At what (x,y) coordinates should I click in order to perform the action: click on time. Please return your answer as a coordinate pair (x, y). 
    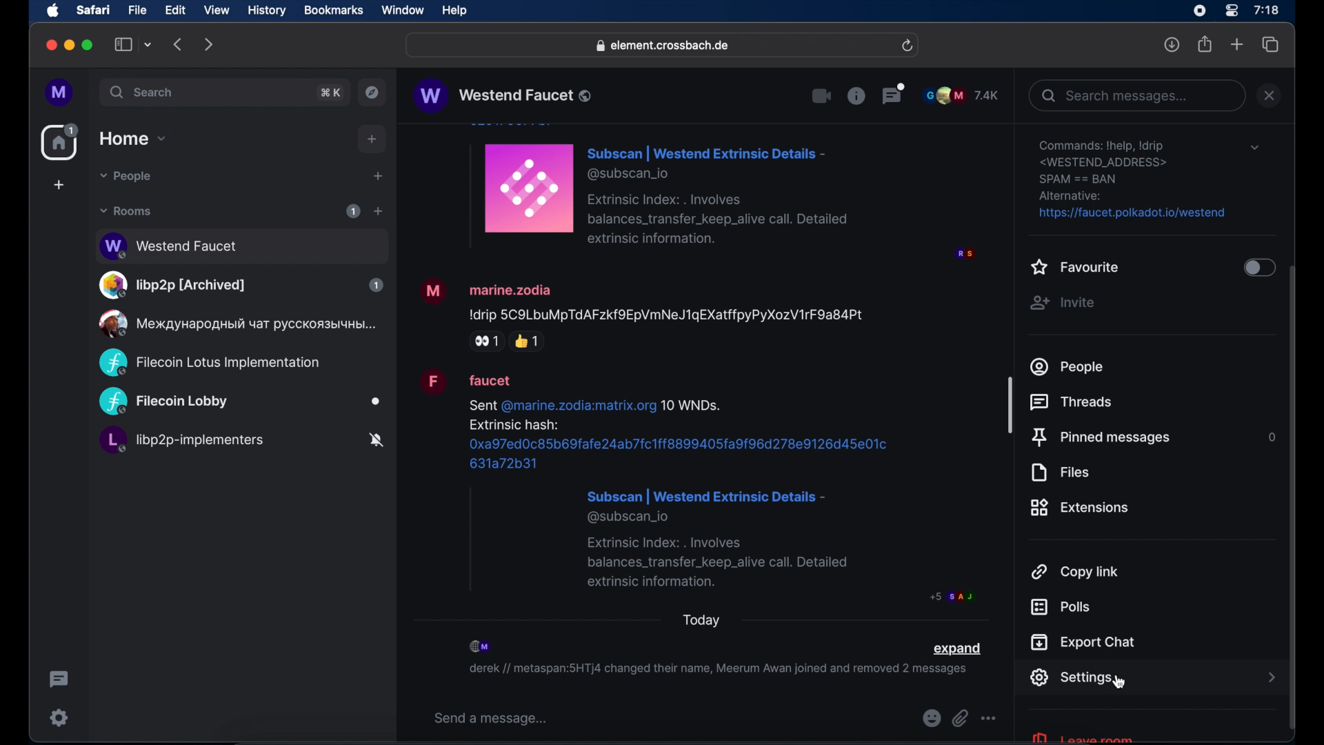
    Looking at the image, I should click on (1266, 10).